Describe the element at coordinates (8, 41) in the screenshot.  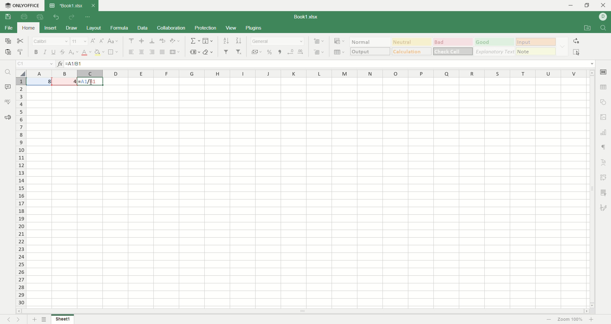
I see `copy` at that location.